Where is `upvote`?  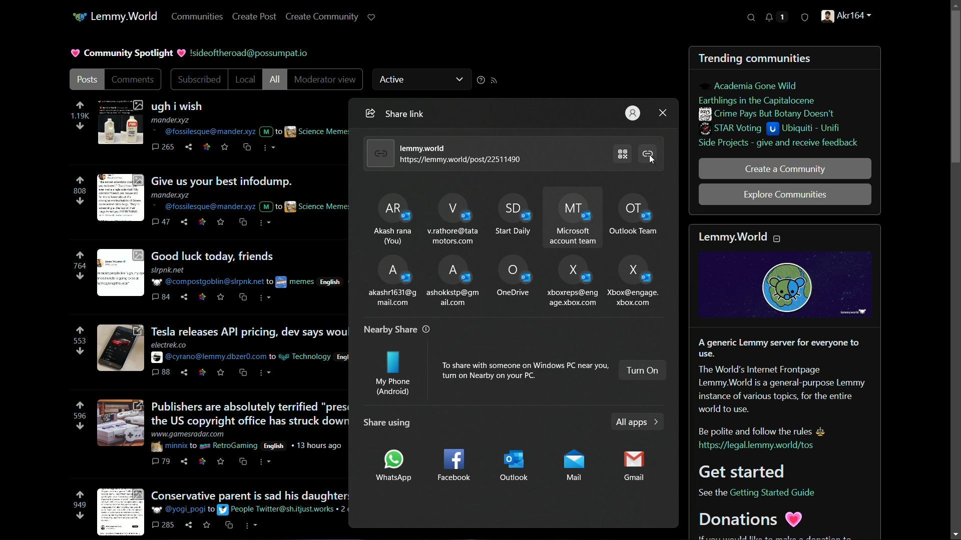
upvote is located at coordinates (81, 405).